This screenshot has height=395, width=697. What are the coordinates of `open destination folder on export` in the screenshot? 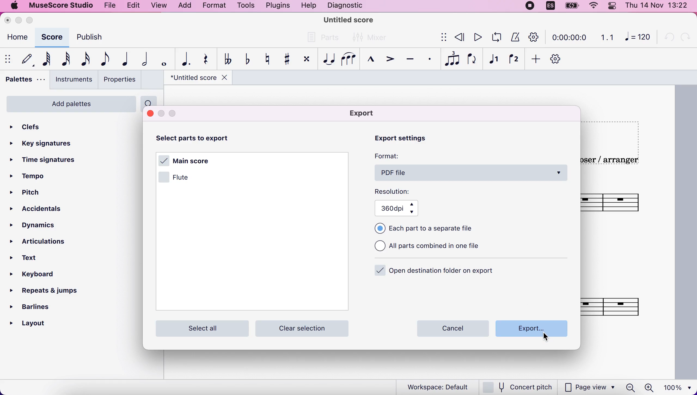 It's located at (436, 272).